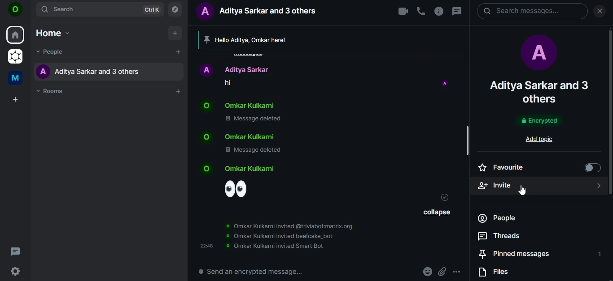  I want to click on people, so click(509, 218).